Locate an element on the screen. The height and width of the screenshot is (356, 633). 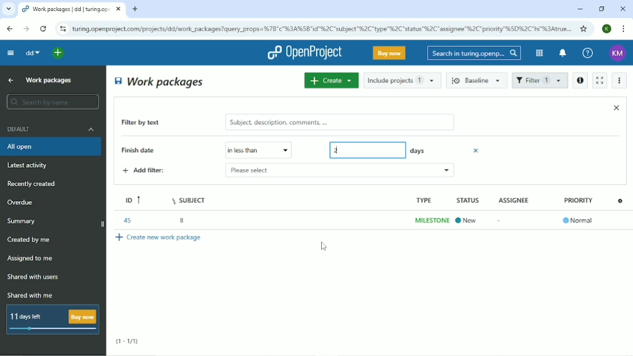
Overdue is located at coordinates (21, 203).